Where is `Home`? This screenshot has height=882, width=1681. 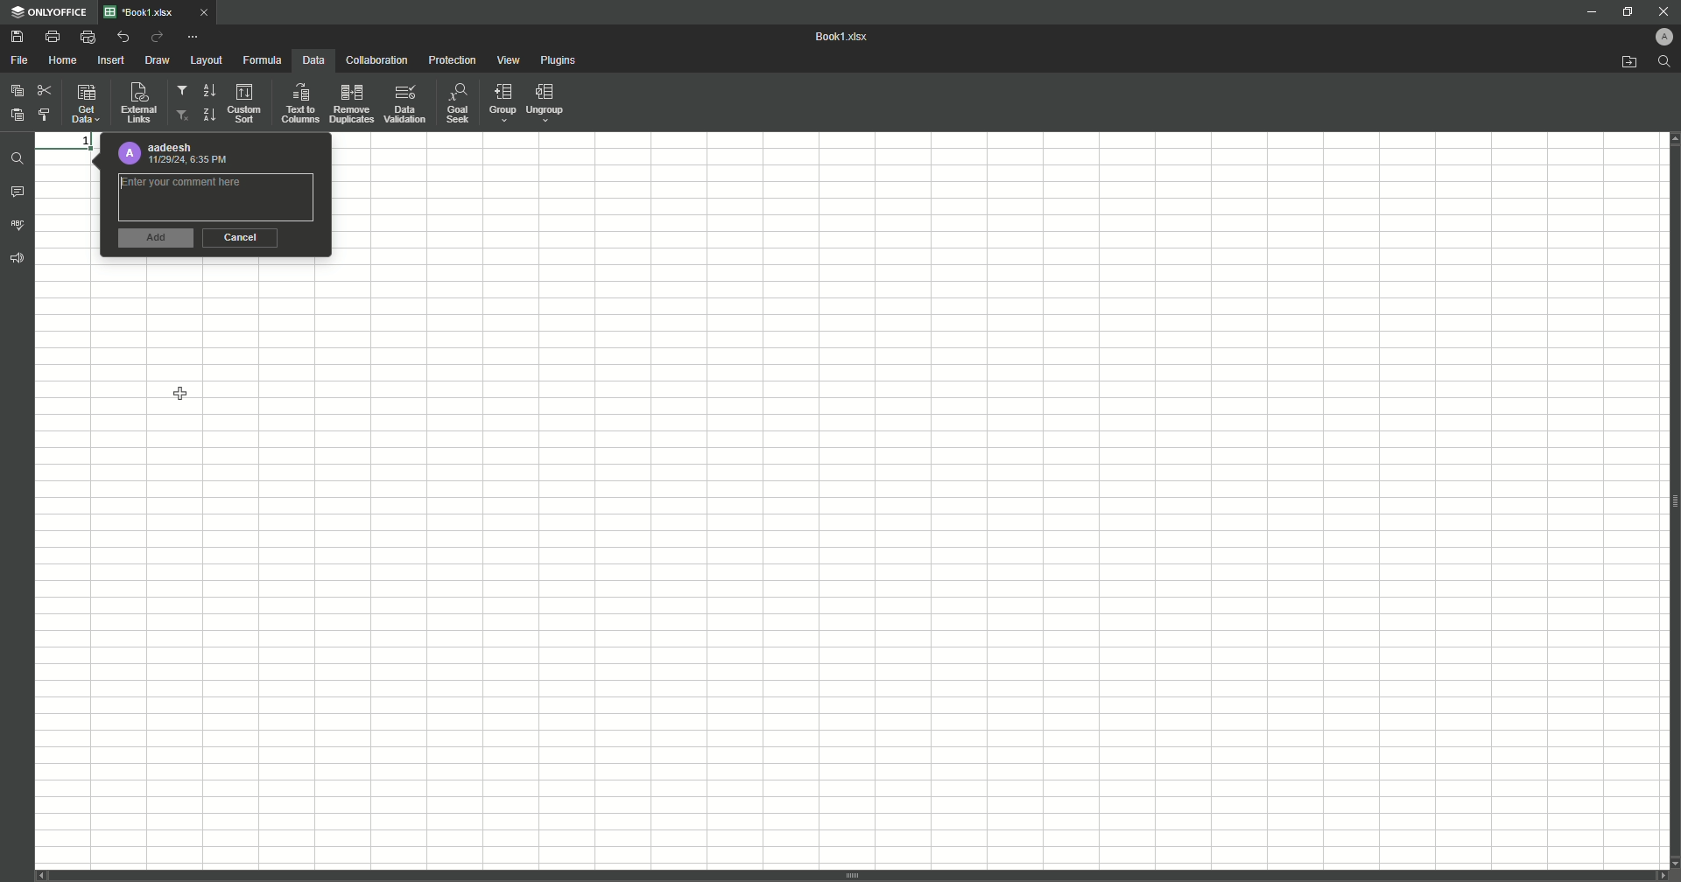
Home is located at coordinates (65, 60).